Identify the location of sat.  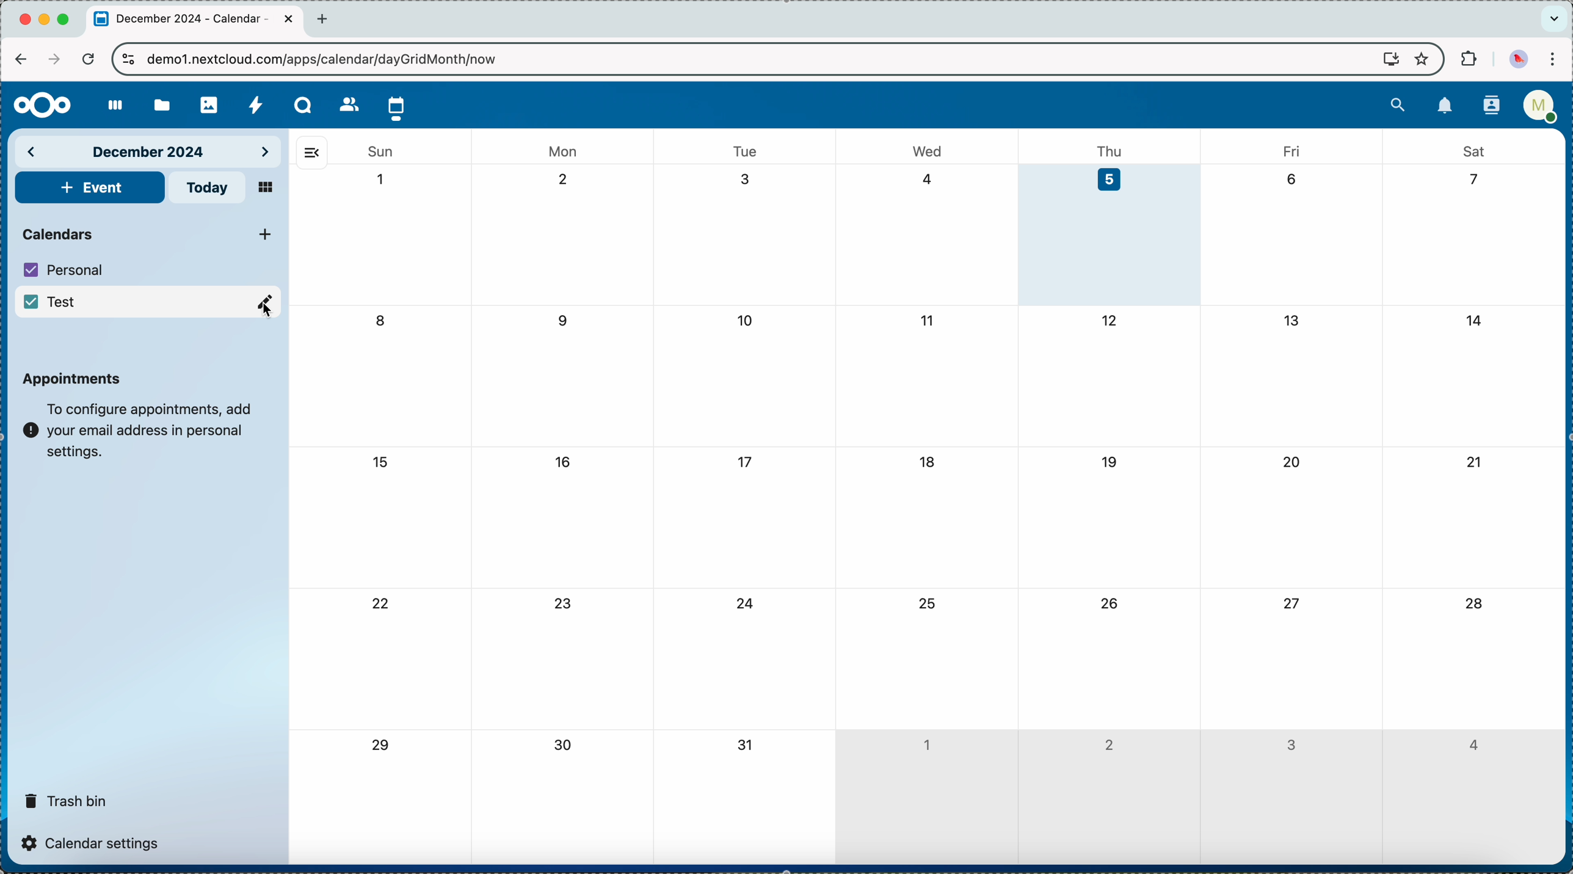
(1473, 150).